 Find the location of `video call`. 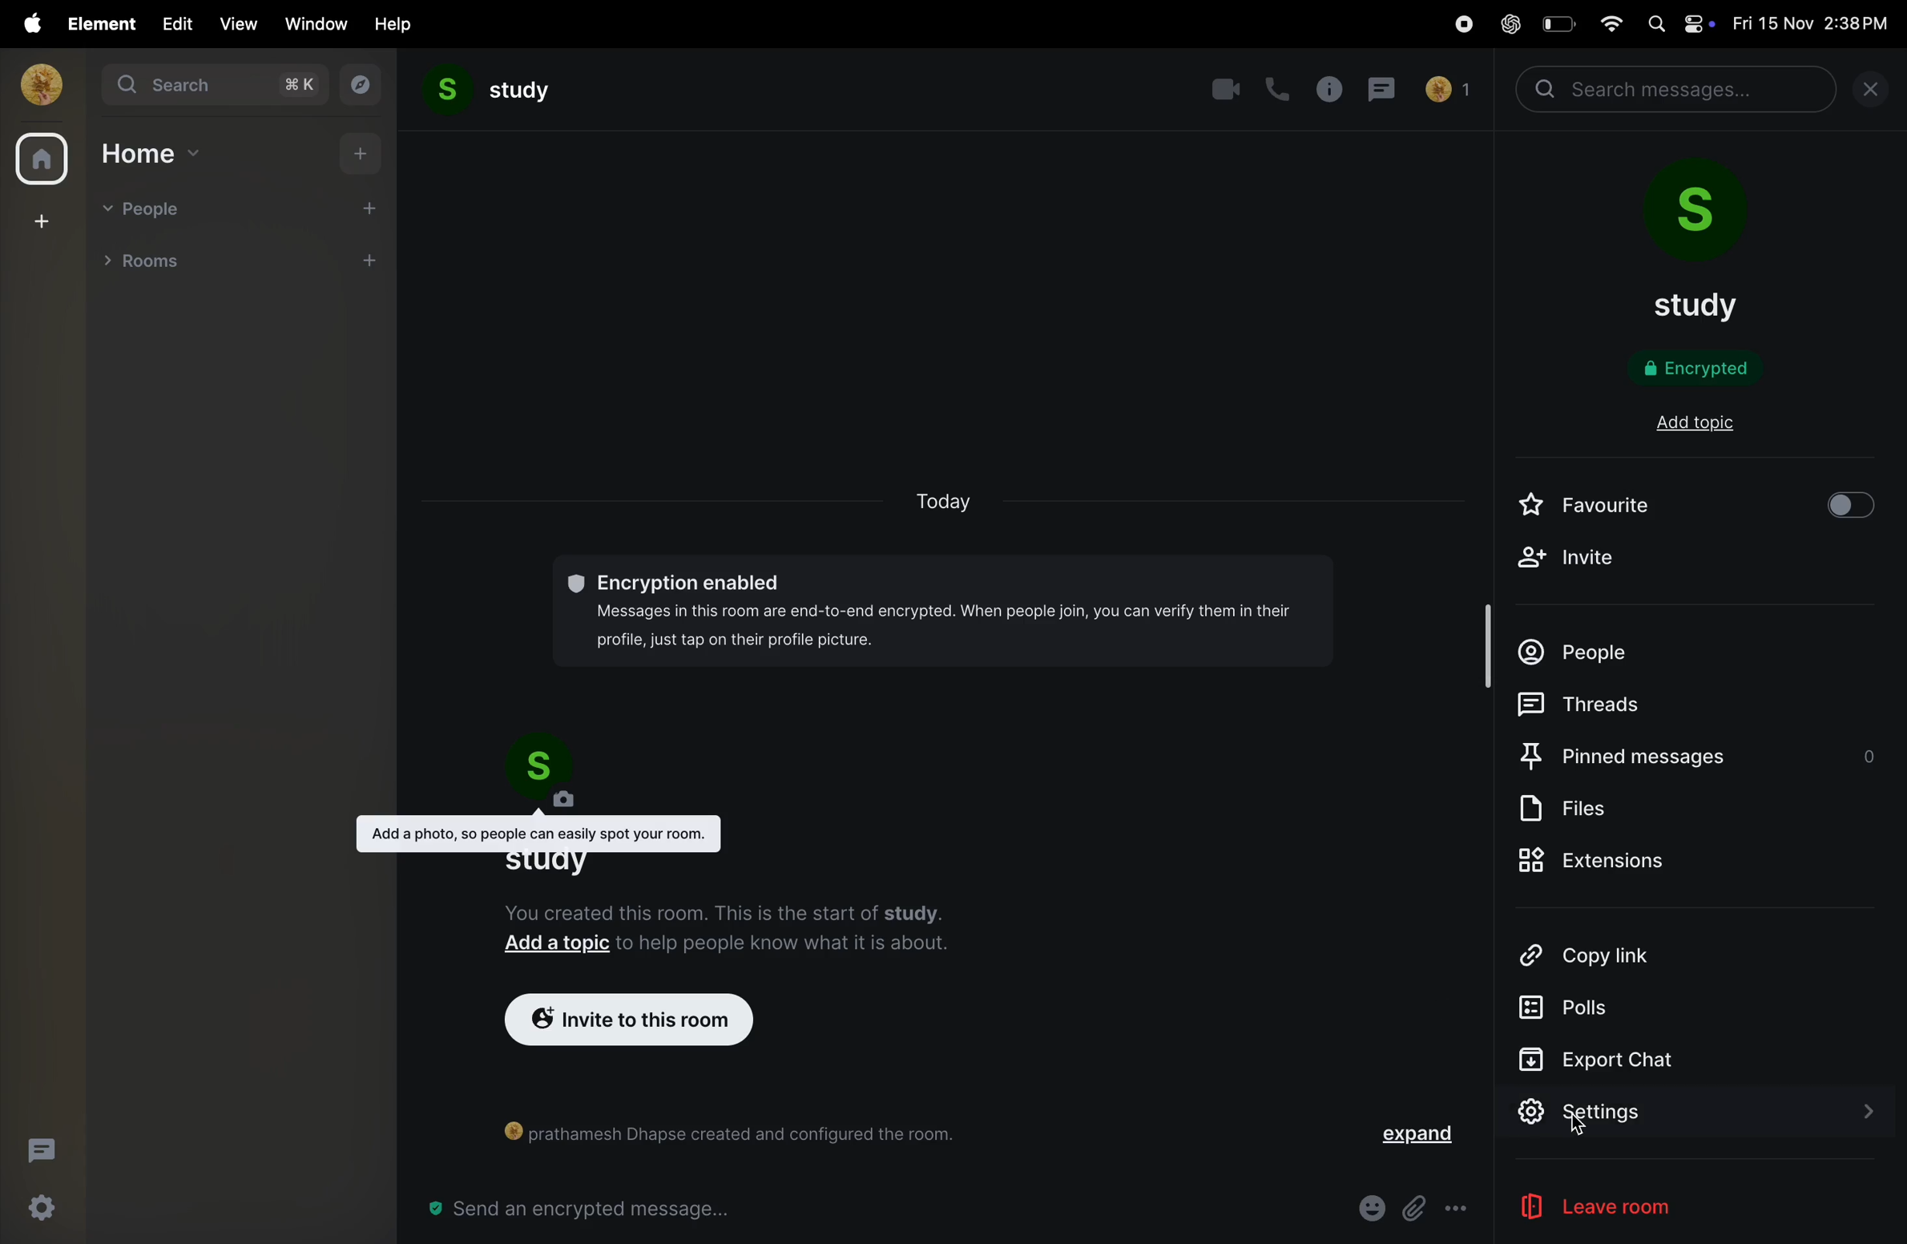

video call is located at coordinates (1224, 89).